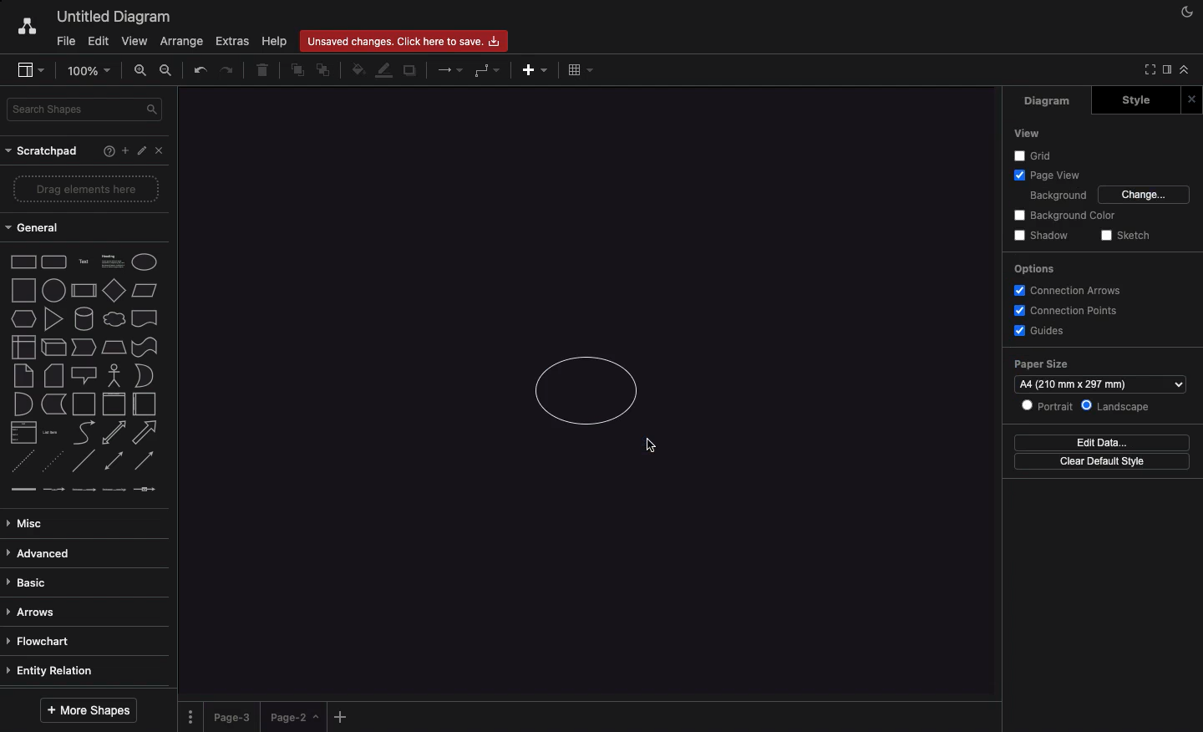 This screenshot has height=732, width=1203. I want to click on card, so click(54, 374).